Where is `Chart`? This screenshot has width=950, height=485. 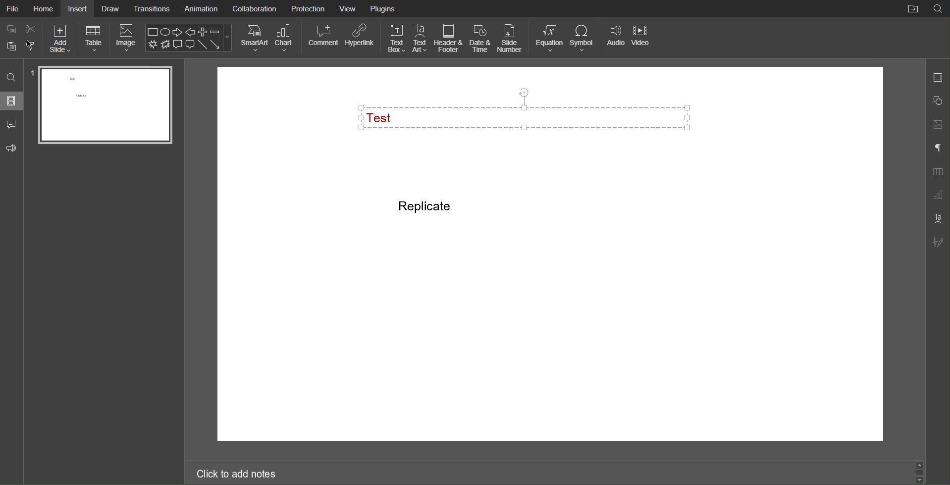 Chart is located at coordinates (286, 38).